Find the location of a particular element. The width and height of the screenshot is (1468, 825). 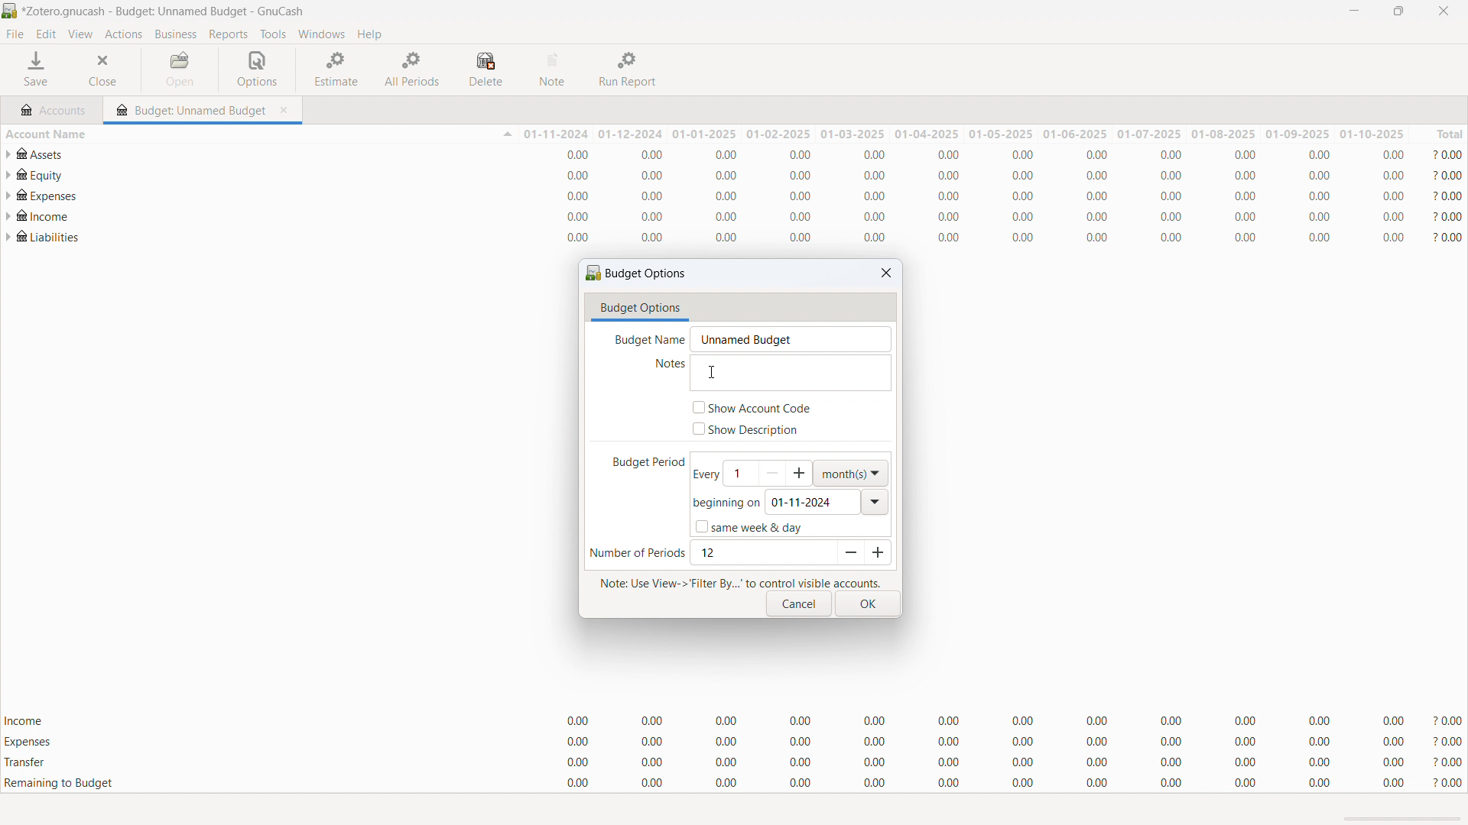

options is located at coordinates (257, 70).